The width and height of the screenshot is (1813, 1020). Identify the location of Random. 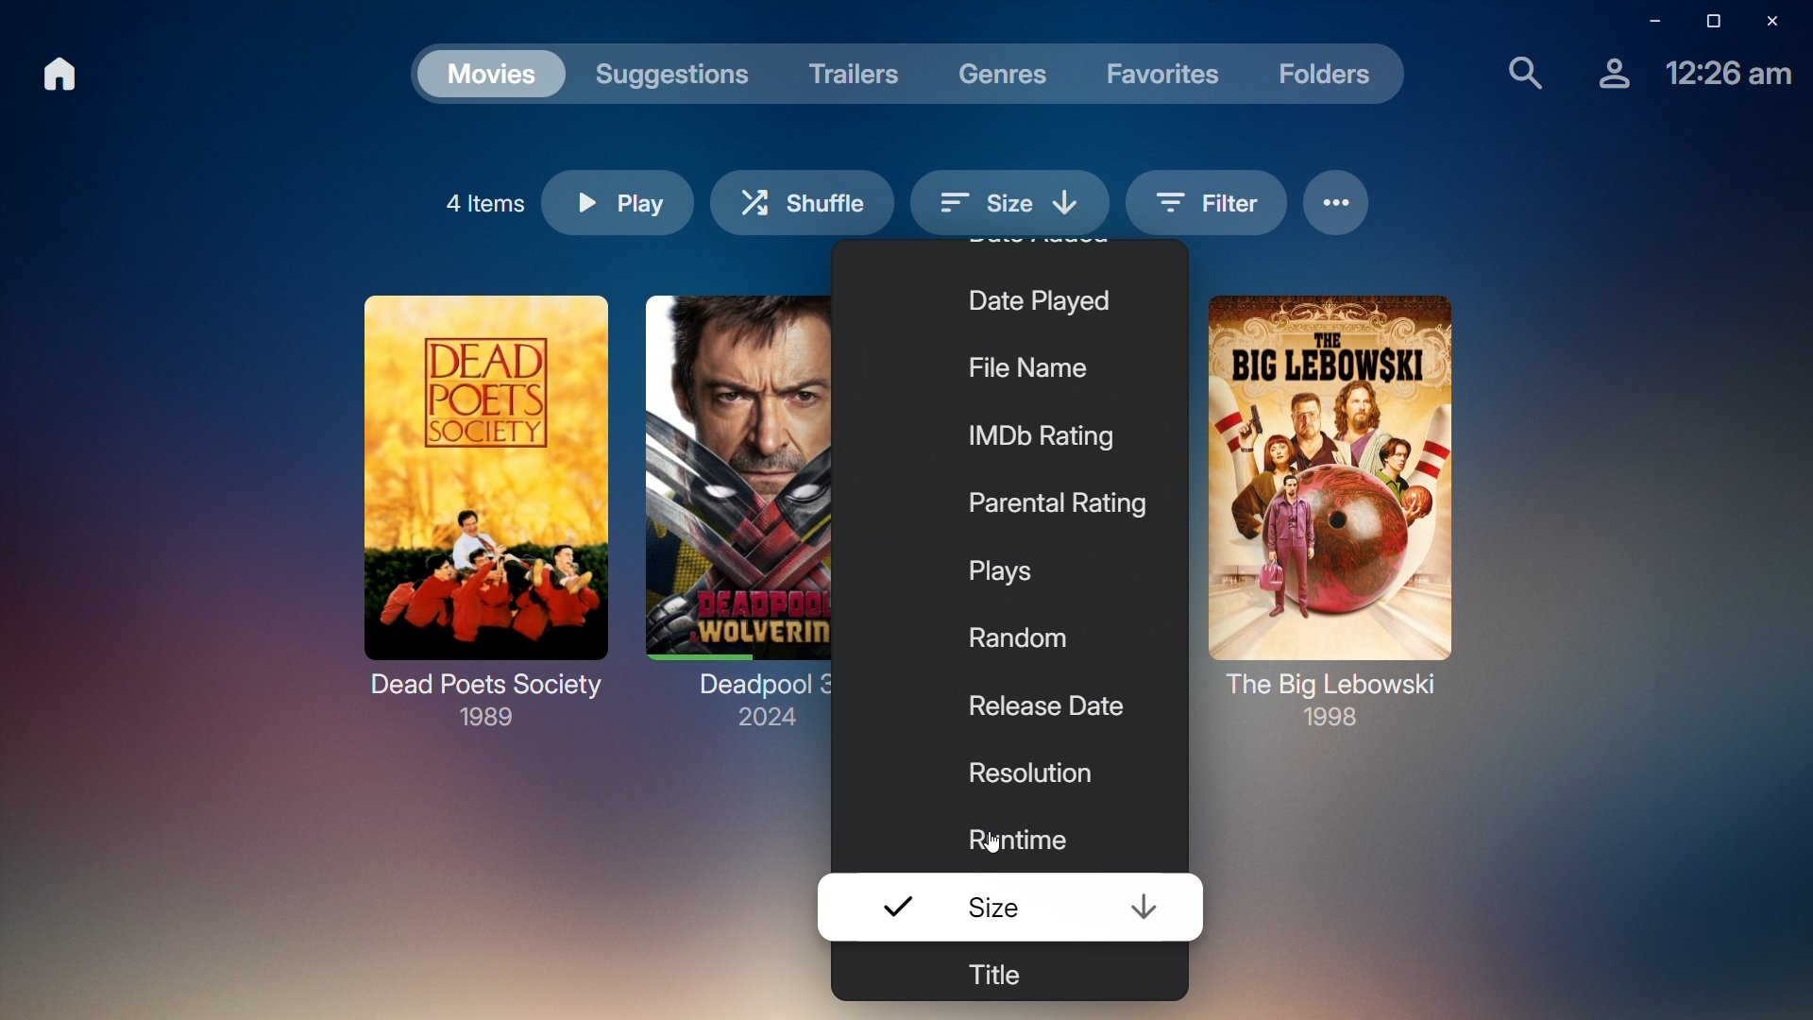
(1015, 641).